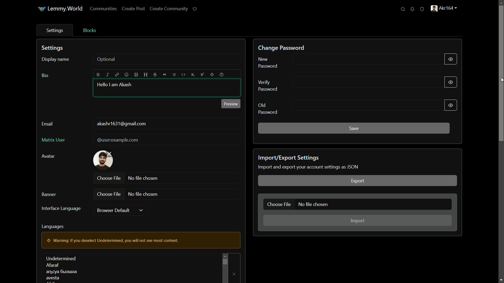 Image resolution: width=504 pixels, height=283 pixels. What do you see at coordinates (501, 80) in the screenshot?
I see `cursor` at bounding box center [501, 80].